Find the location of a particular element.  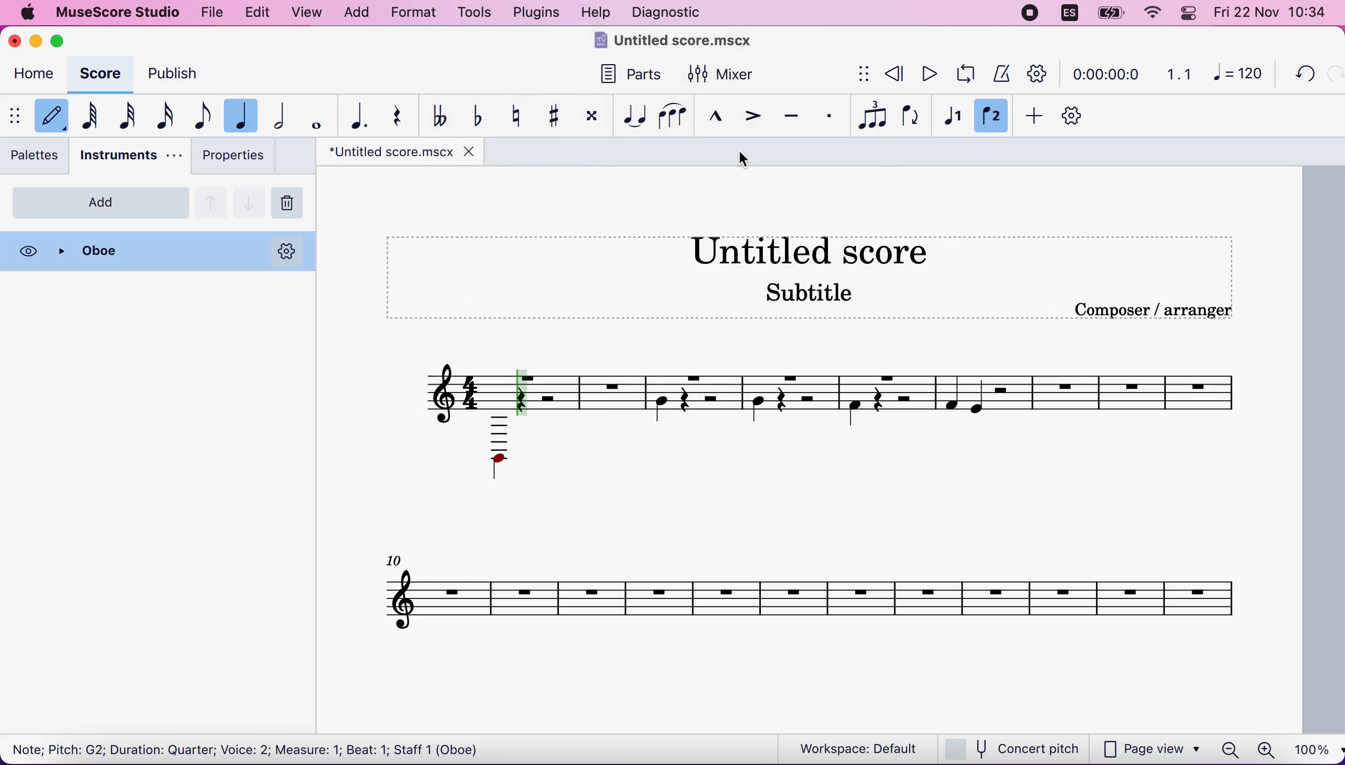

page view is located at coordinates (1153, 748).